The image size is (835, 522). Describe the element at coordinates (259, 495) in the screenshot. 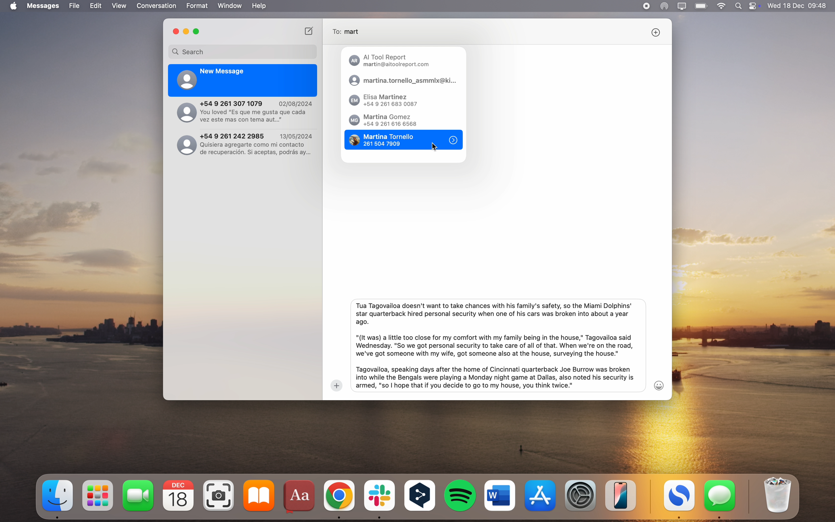

I see `iBooks` at that location.